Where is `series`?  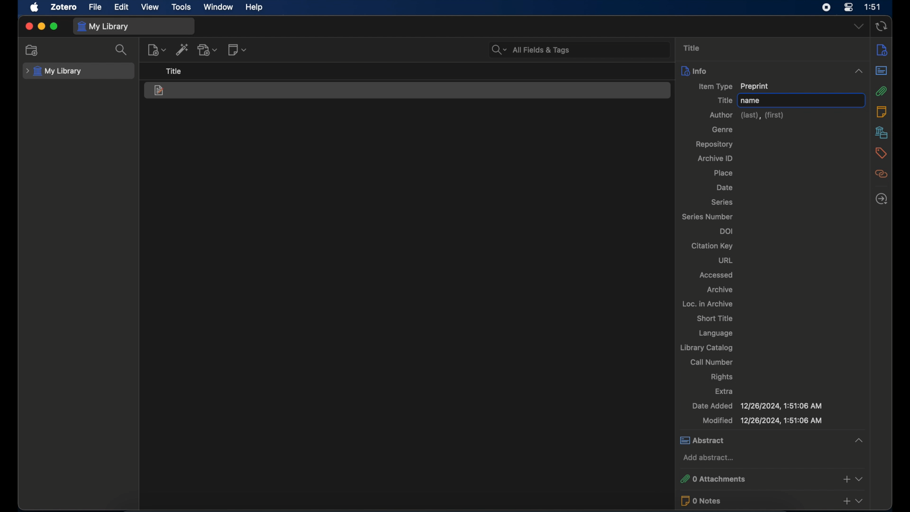
series is located at coordinates (723, 202).